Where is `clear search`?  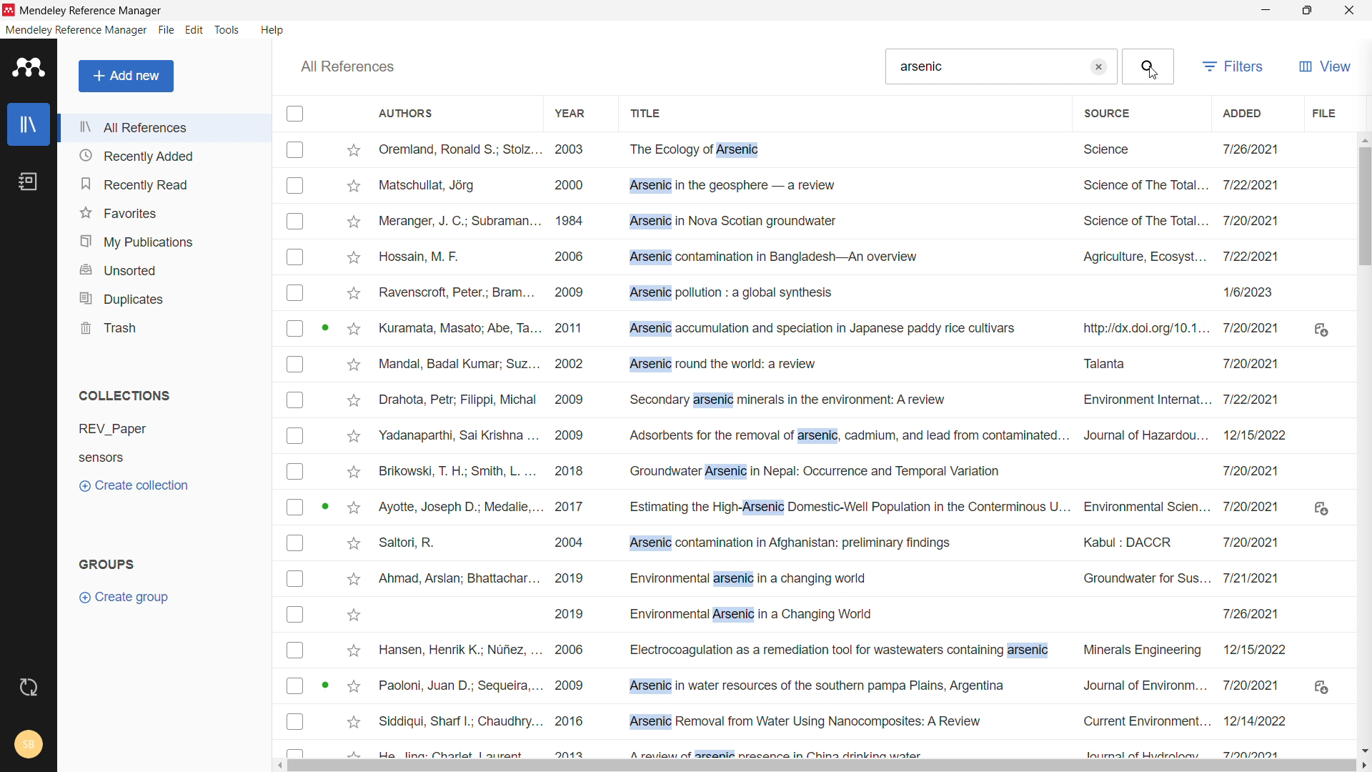
clear search is located at coordinates (1099, 66).